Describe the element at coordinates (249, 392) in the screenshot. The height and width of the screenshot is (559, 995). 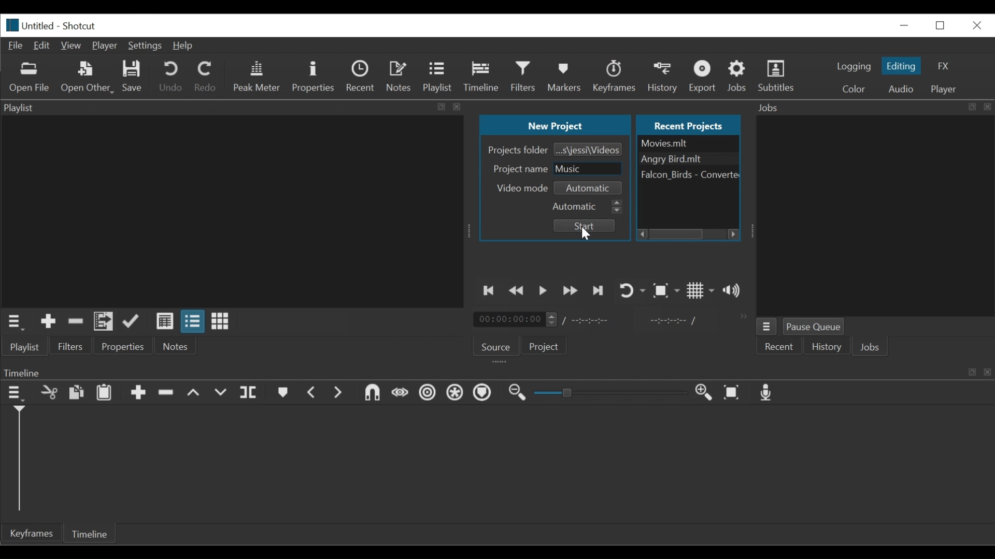
I see `Split at playhead` at that location.